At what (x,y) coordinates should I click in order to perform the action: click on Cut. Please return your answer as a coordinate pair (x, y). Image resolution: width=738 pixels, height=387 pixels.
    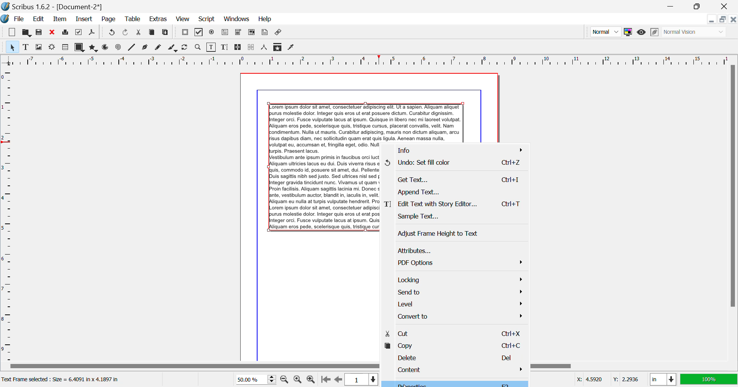
    Looking at the image, I should click on (452, 333).